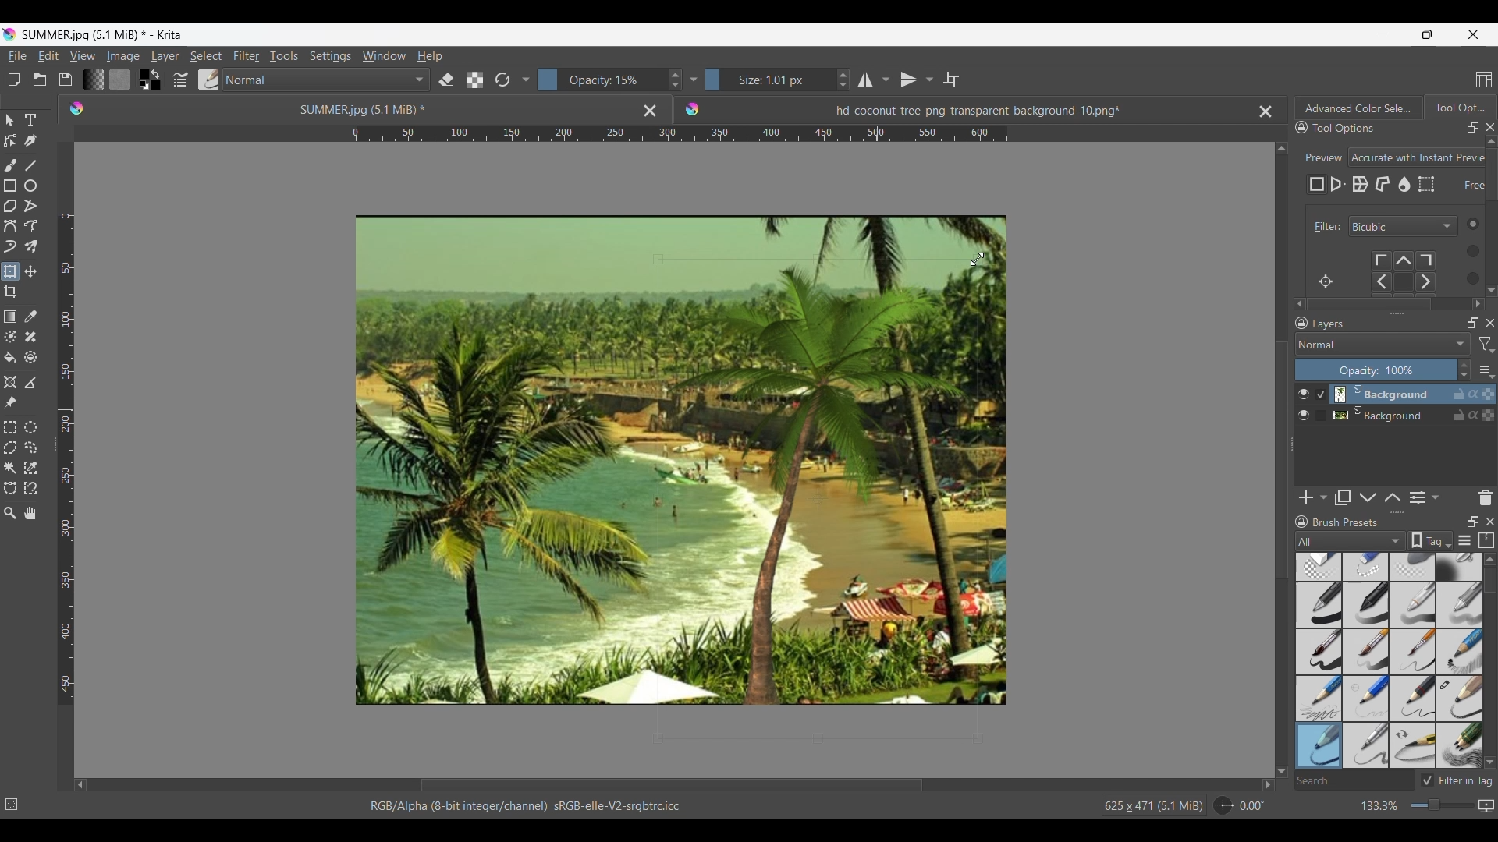 The height and width of the screenshot is (842, 1498). Describe the element at coordinates (1490, 323) in the screenshot. I see `Close layers panel` at that location.